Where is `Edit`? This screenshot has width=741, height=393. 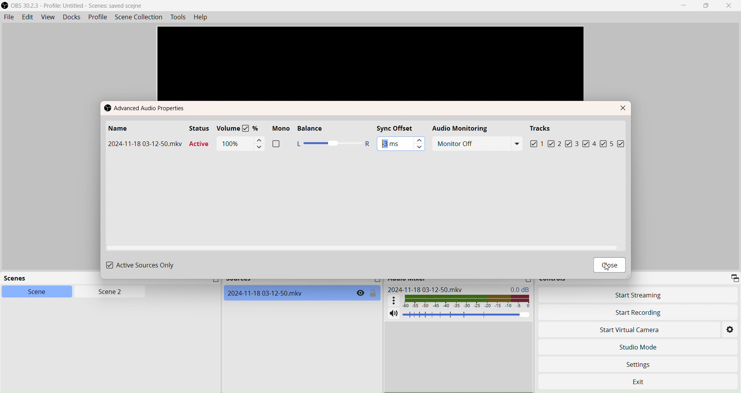 Edit is located at coordinates (27, 17).